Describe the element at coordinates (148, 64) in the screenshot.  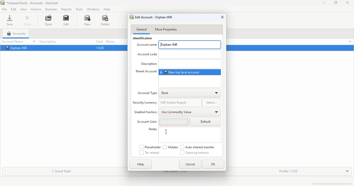
I see `Description` at that location.